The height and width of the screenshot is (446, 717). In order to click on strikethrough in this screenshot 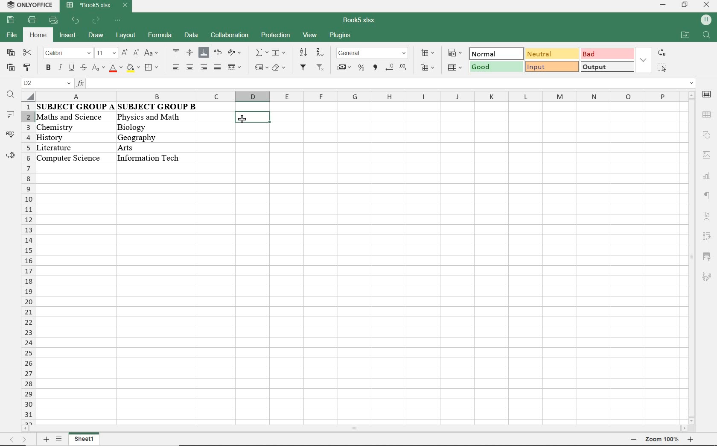, I will do `click(83, 68)`.